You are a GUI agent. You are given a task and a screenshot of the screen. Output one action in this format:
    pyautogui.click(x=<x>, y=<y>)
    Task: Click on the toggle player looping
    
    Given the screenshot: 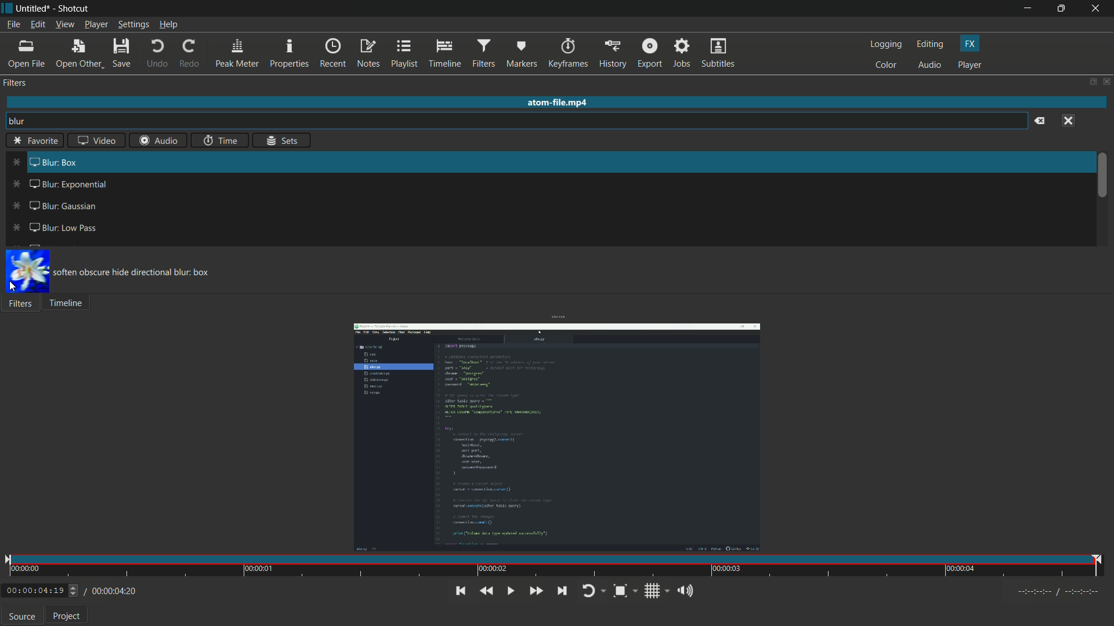 What is the action you would take?
    pyautogui.click(x=592, y=592)
    